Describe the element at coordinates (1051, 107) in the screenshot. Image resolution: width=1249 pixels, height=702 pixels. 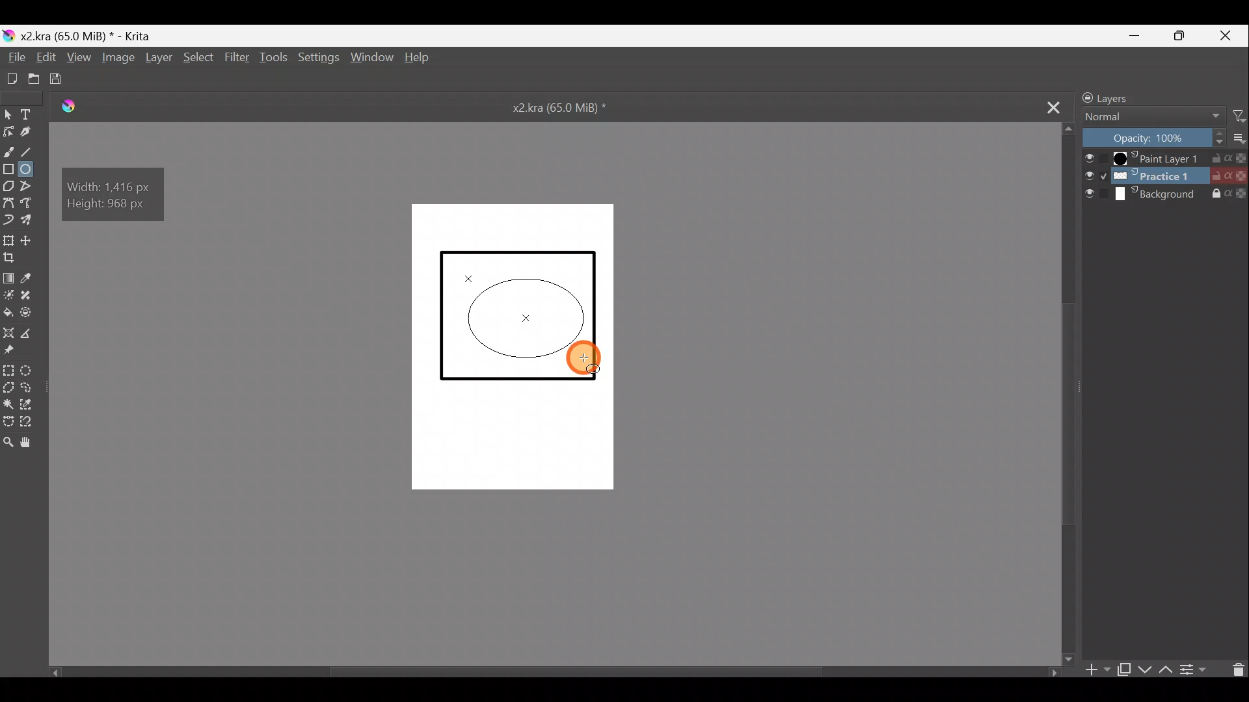
I see `Close tab` at that location.